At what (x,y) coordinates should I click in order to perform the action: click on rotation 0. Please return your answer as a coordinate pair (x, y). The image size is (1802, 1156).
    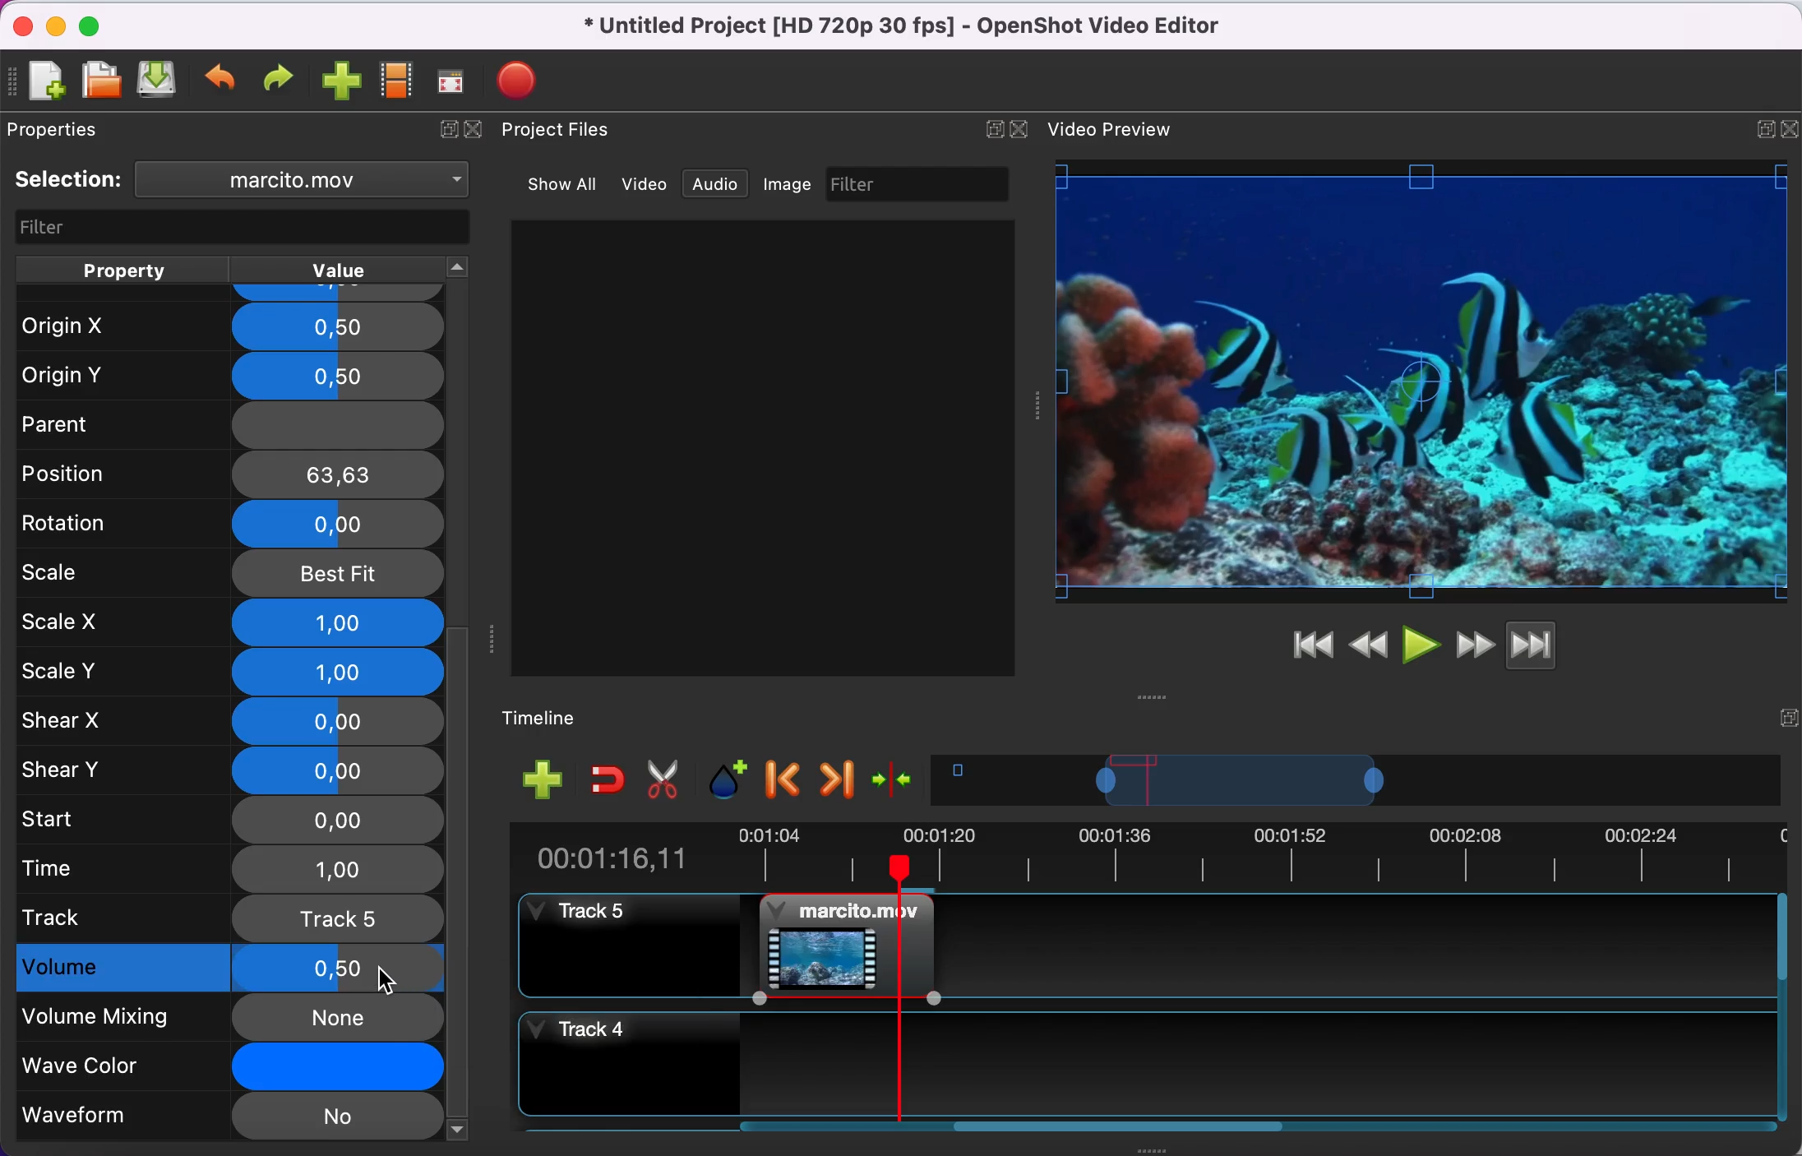
    Looking at the image, I should click on (223, 523).